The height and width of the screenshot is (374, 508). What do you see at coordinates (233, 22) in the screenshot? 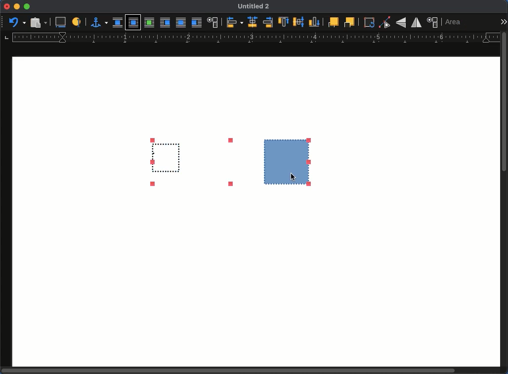
I see `align objects` at bounding box center [233, 22].